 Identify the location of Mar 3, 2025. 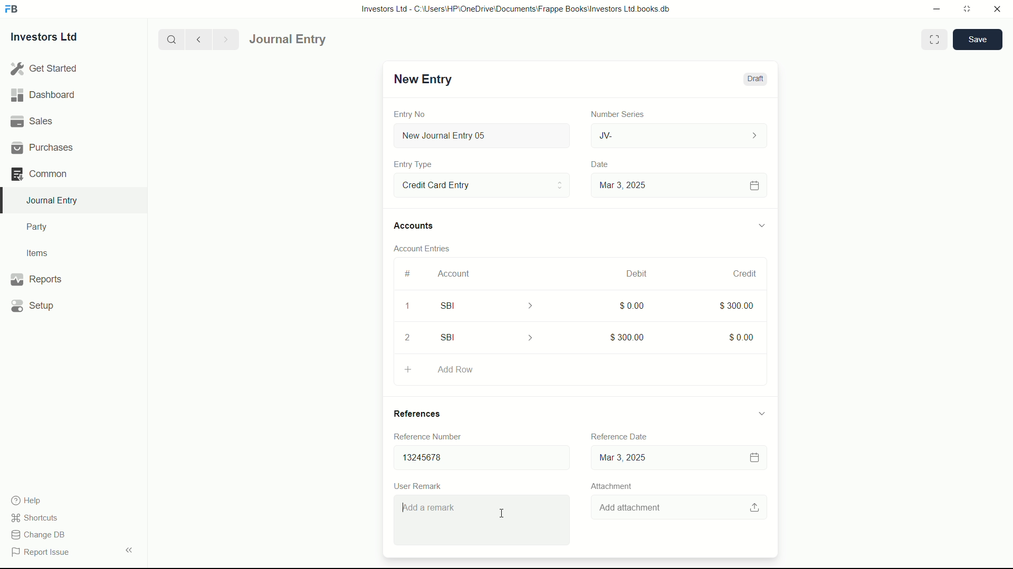
(677, 185).